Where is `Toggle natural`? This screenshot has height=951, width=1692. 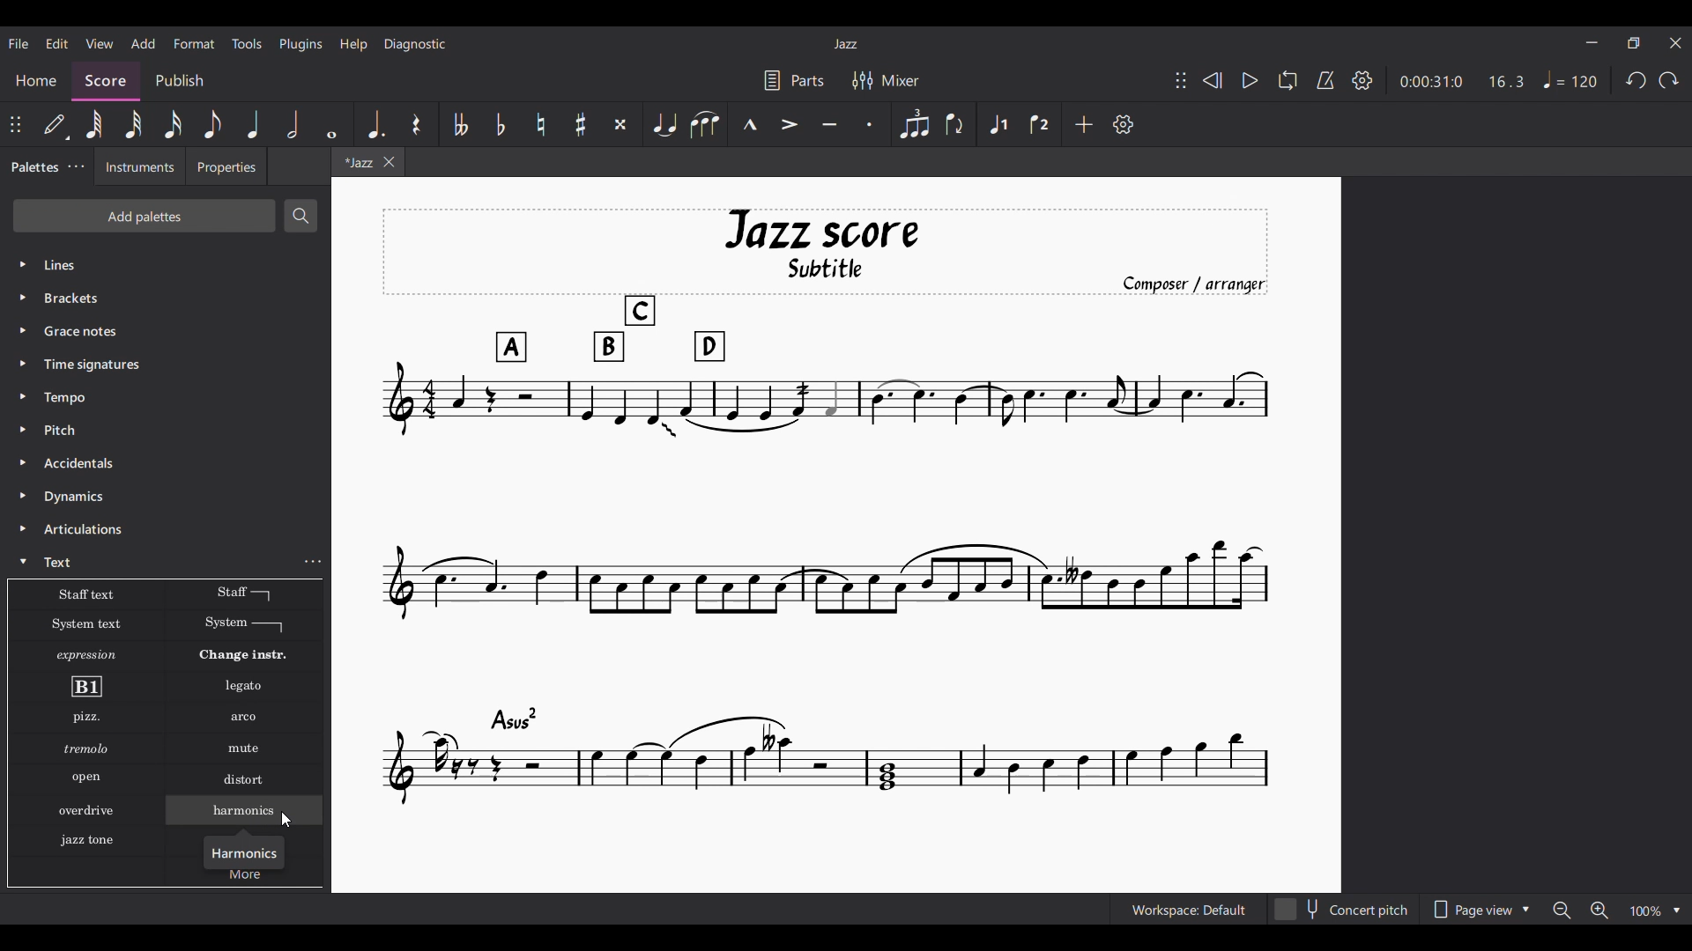 Toggle natural is located at coordinates (541, 124).